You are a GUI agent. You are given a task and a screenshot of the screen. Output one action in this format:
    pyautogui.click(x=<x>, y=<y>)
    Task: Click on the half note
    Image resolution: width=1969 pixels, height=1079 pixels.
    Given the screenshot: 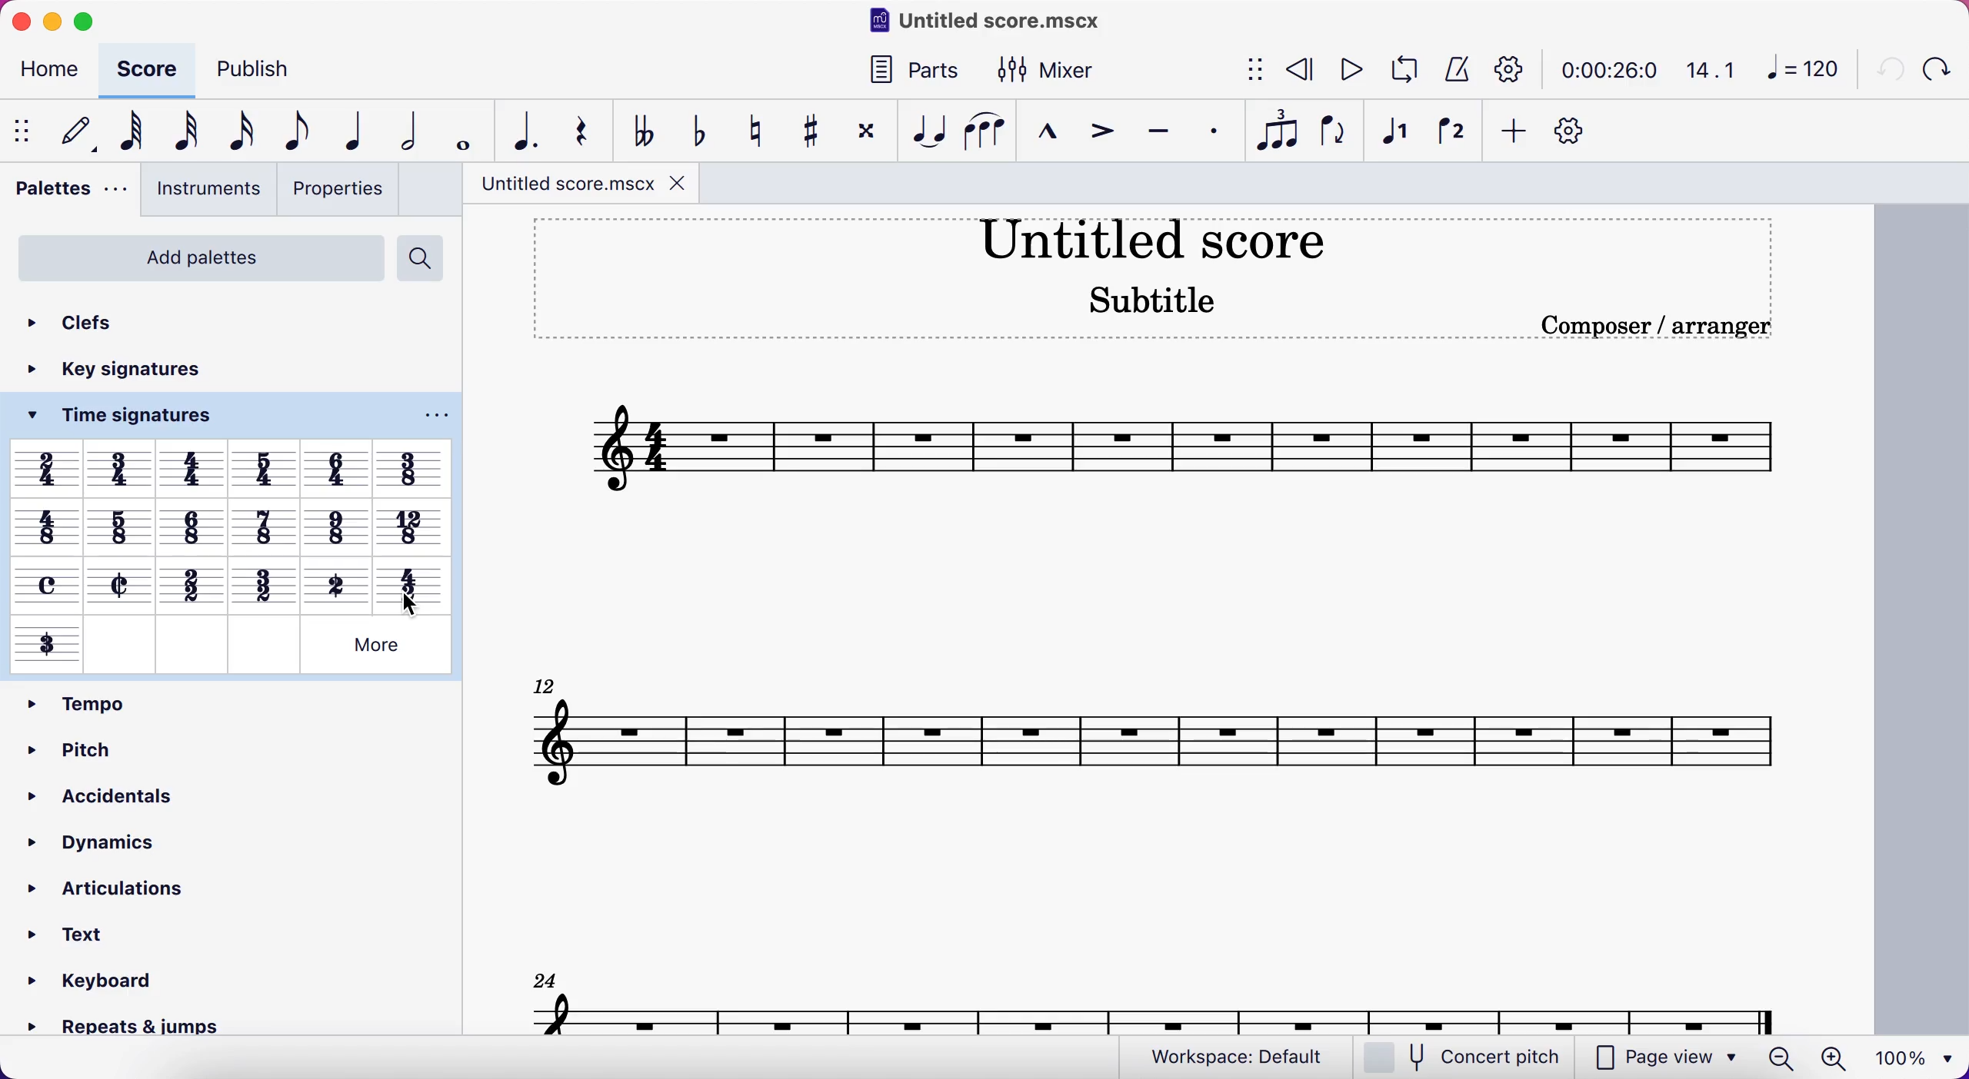 What is the action you would take?
    pyautogui.click(x=408, y=130)
    